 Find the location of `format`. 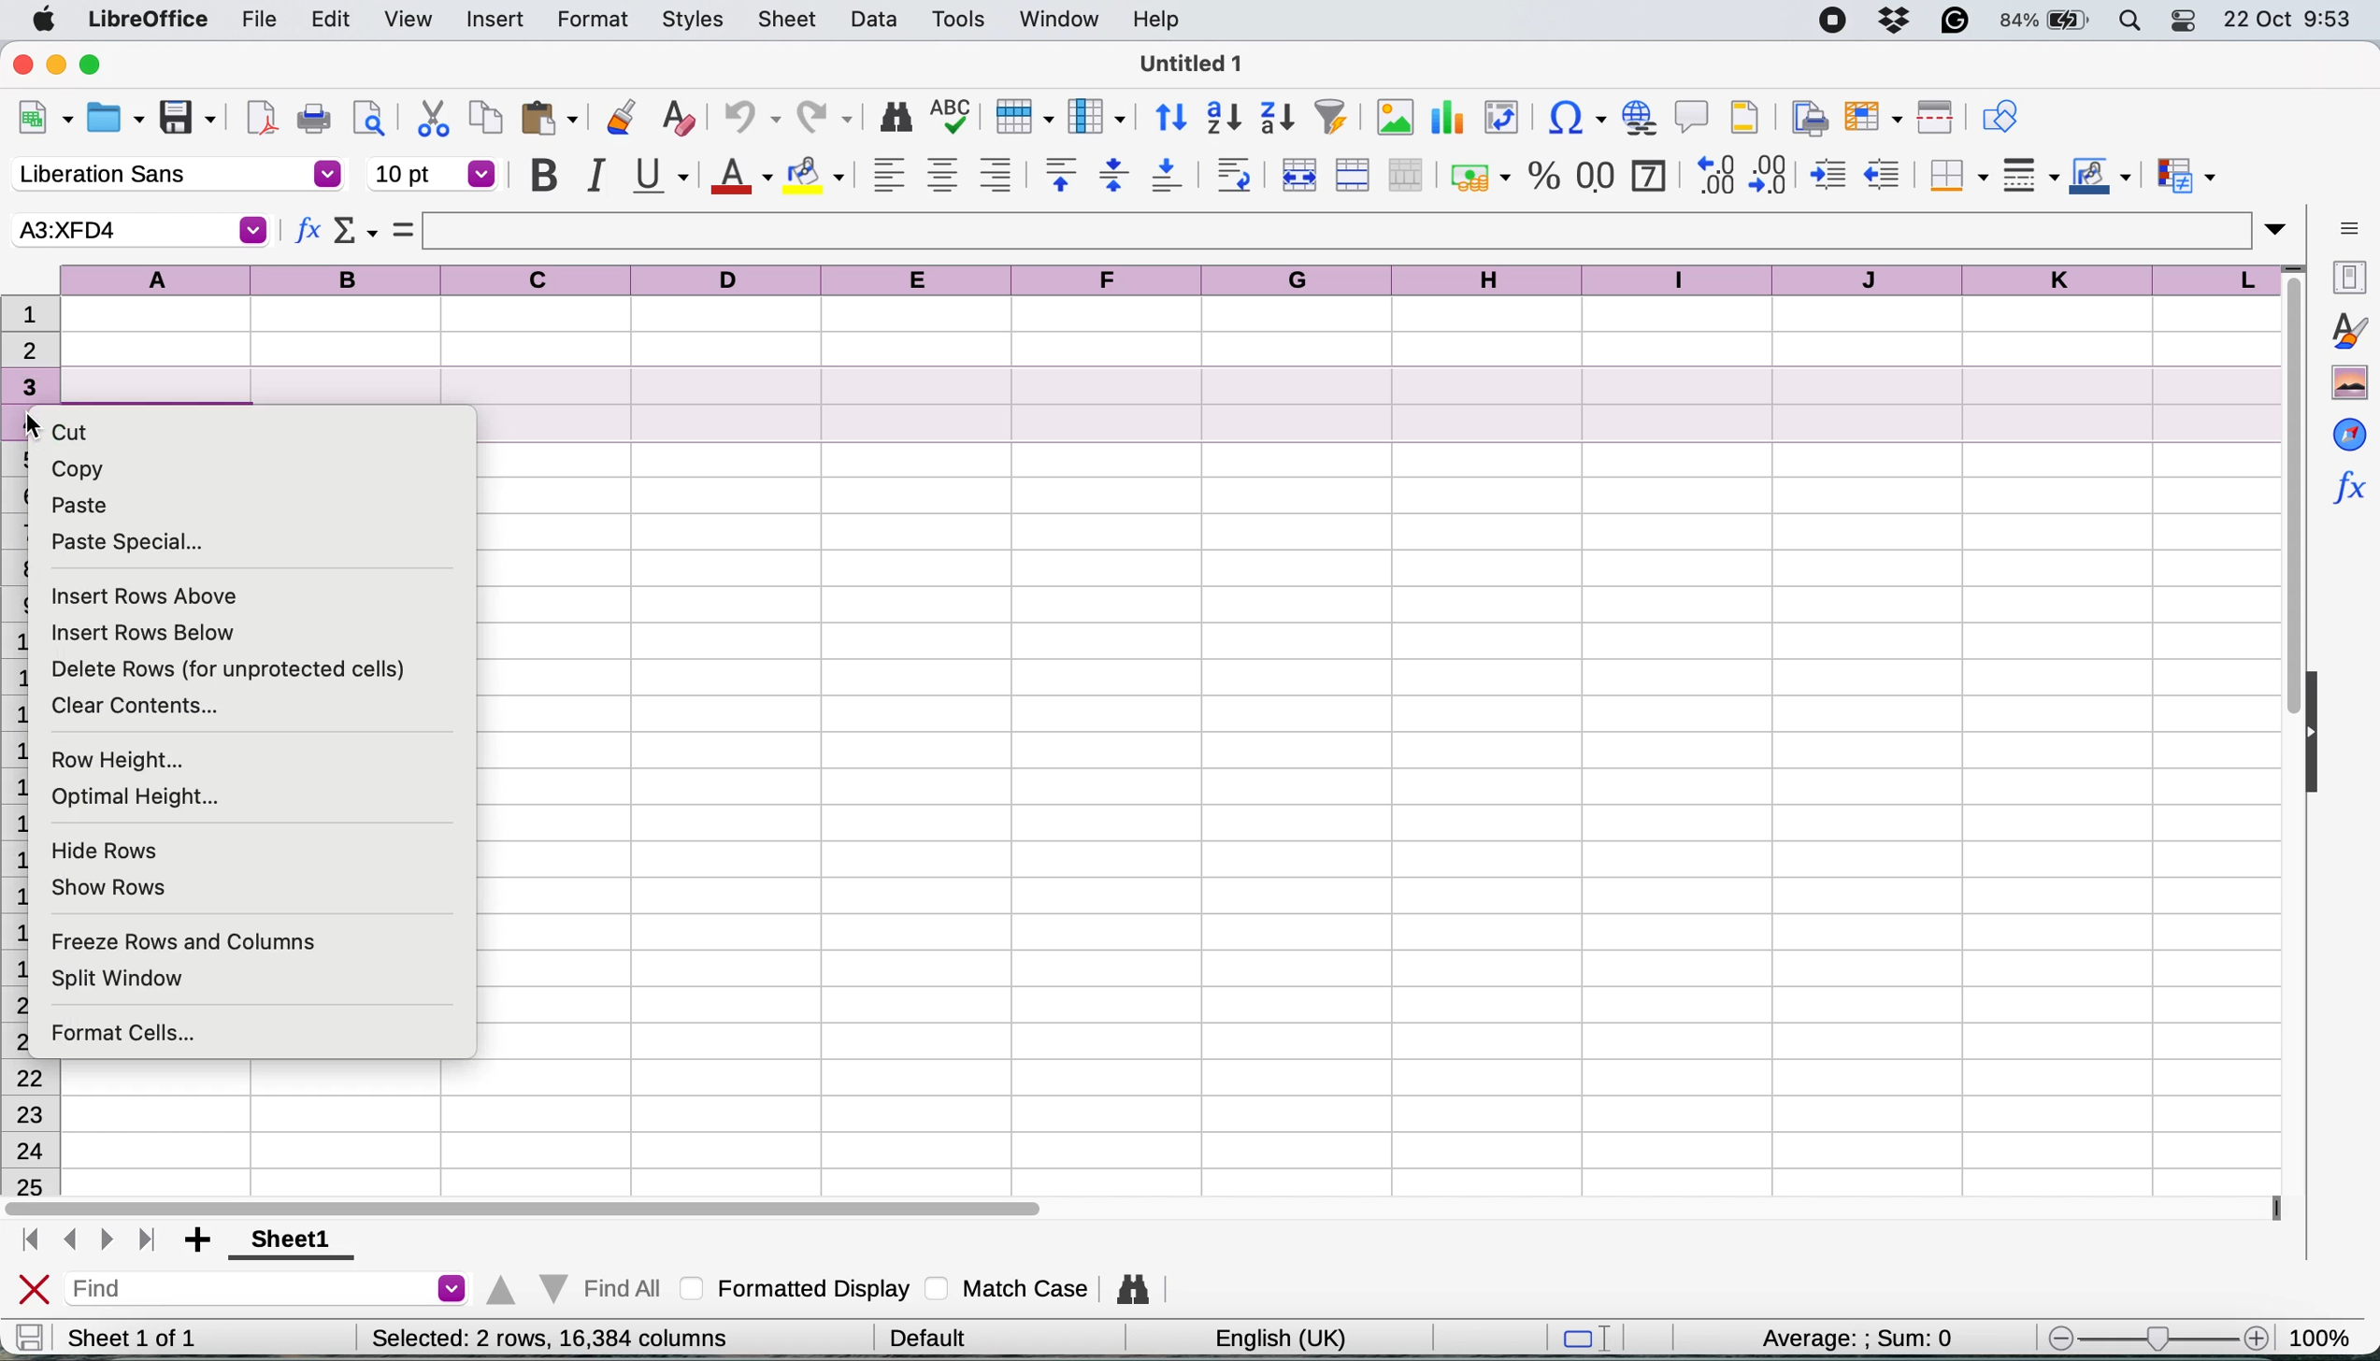

format is located at coordinates (594, 21).